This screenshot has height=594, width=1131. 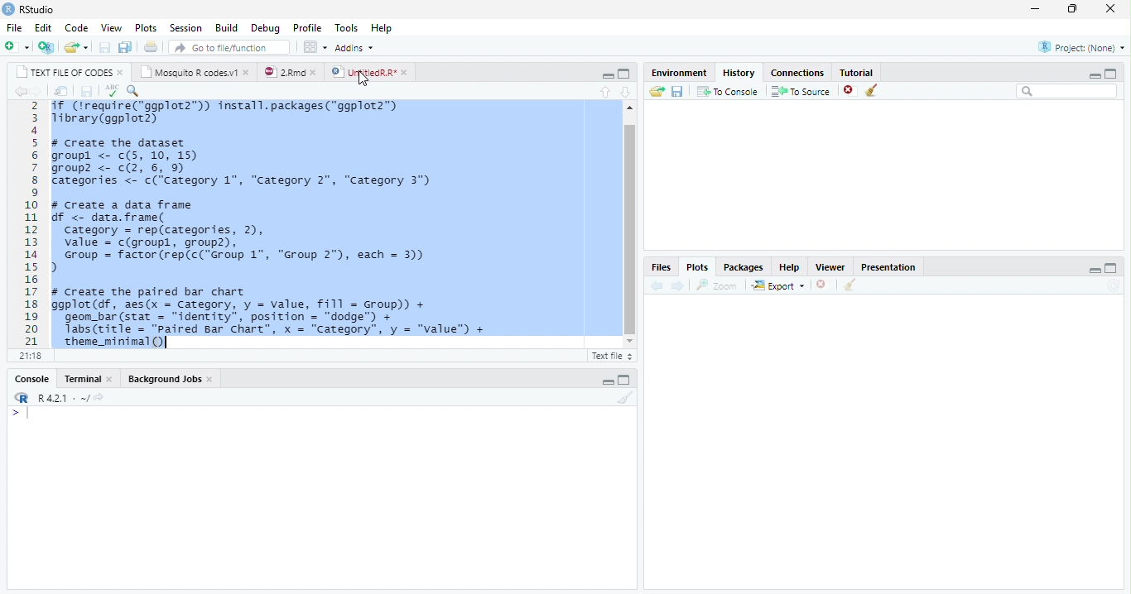 I want to click on close, so click(x=110, y=378).